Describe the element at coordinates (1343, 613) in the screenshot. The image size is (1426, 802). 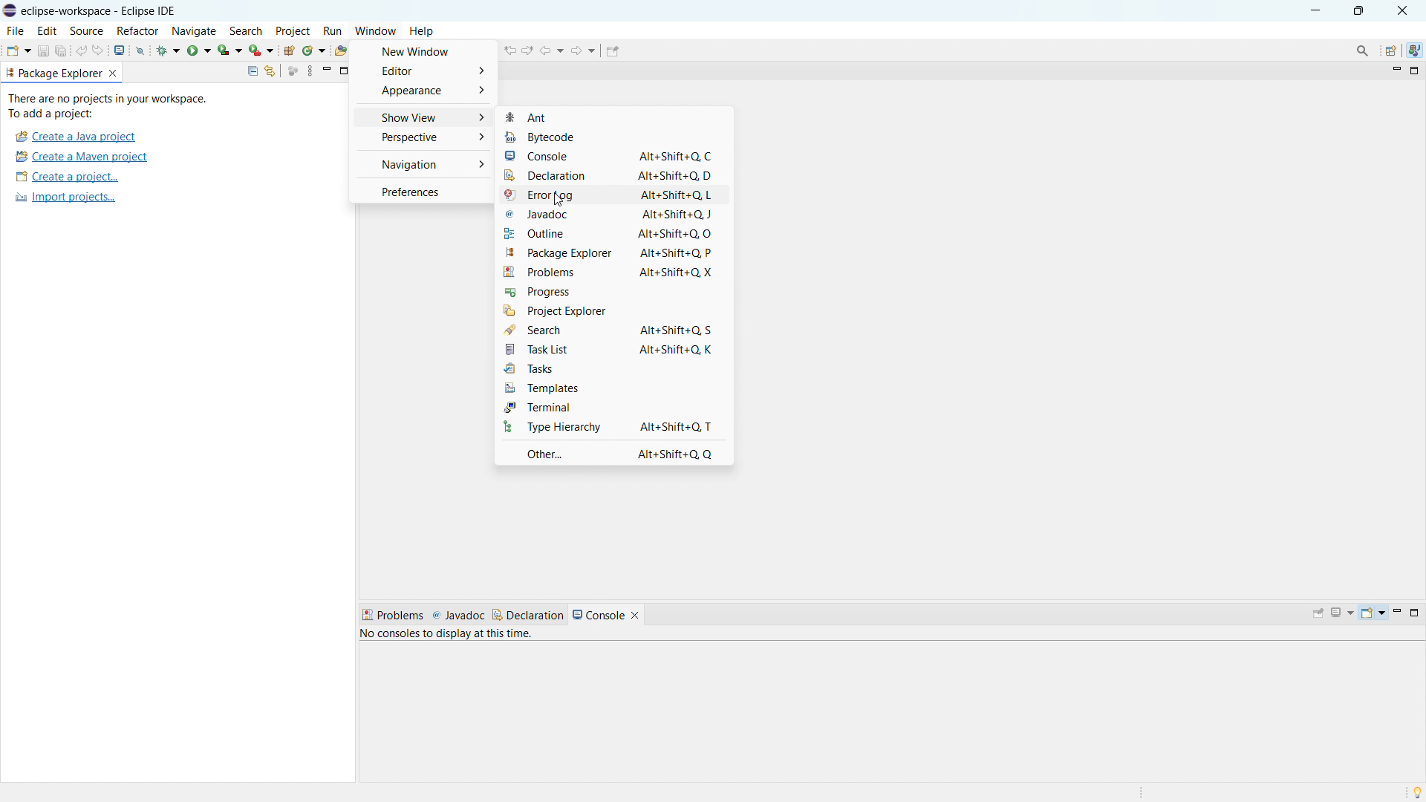
I see `displat selected console` at that location.